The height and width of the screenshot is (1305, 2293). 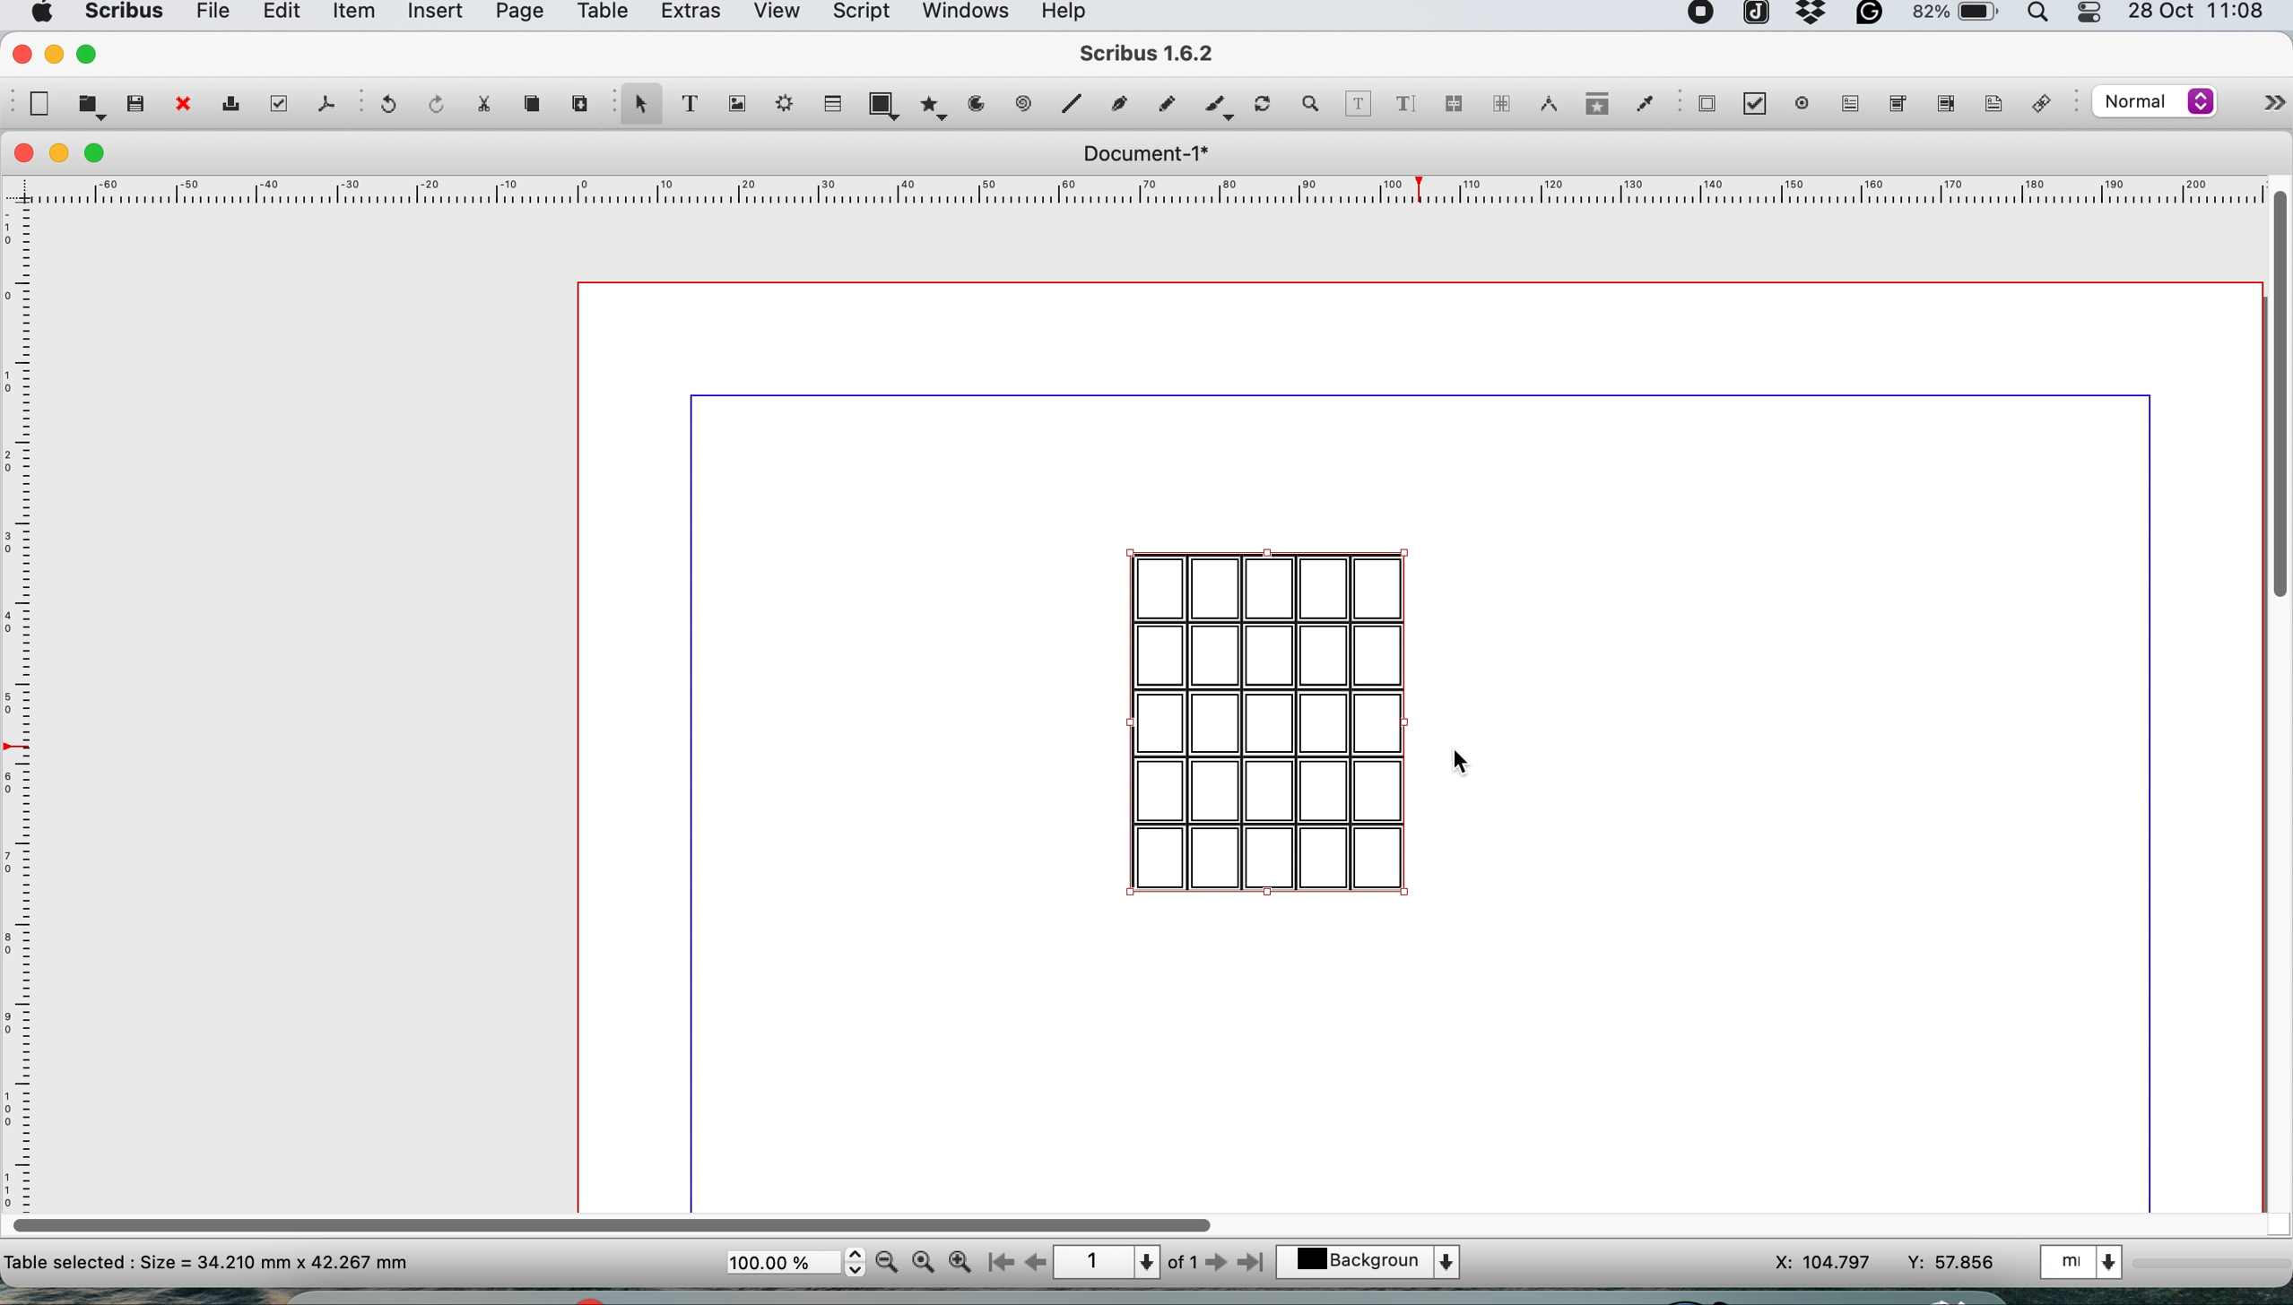 What do you see at coordinates (431, 102) in the screenshot?
I see `redo` at bounding box center [431, 102].